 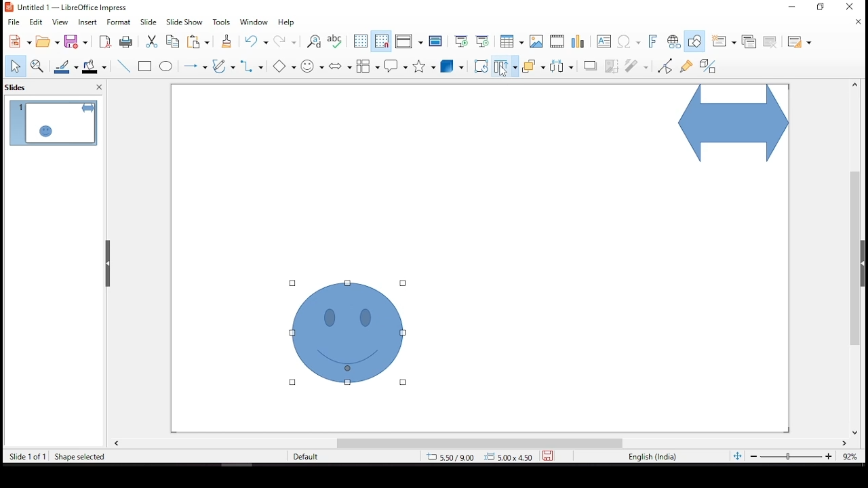 What do you see at coordinates (422, 66) in the screenshot?
I see `stars and banners` at bounding box center [422, 66].